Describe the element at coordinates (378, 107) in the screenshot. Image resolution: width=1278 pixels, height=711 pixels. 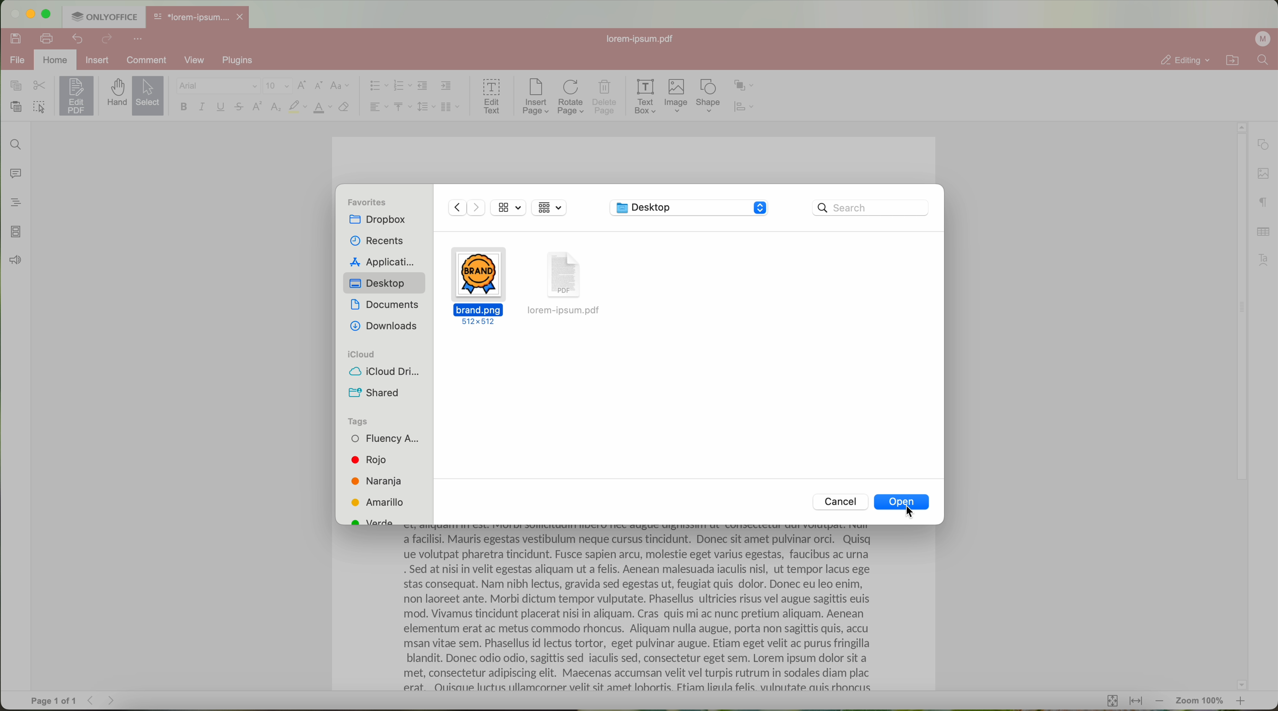
I see `horizontal align` at that location.